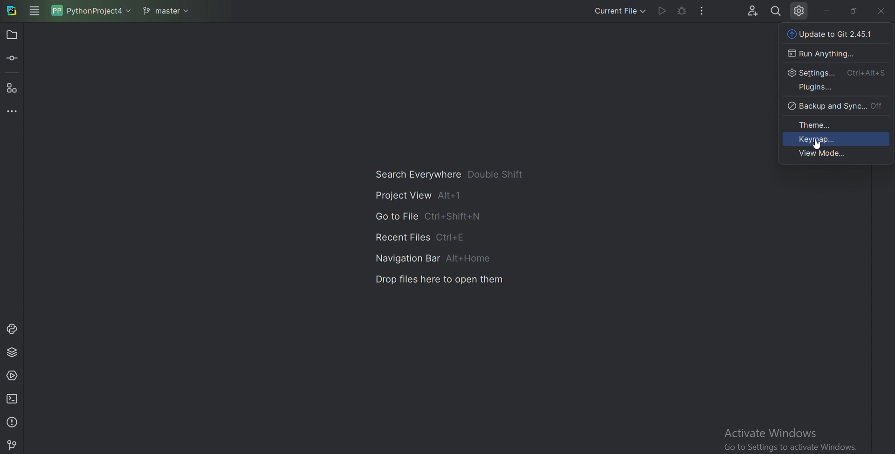 The image size is (895, 454). What do you see at coordinates (12, 11) in the screenshot?
I see `Pycharm` at bounding box center [12, 11].